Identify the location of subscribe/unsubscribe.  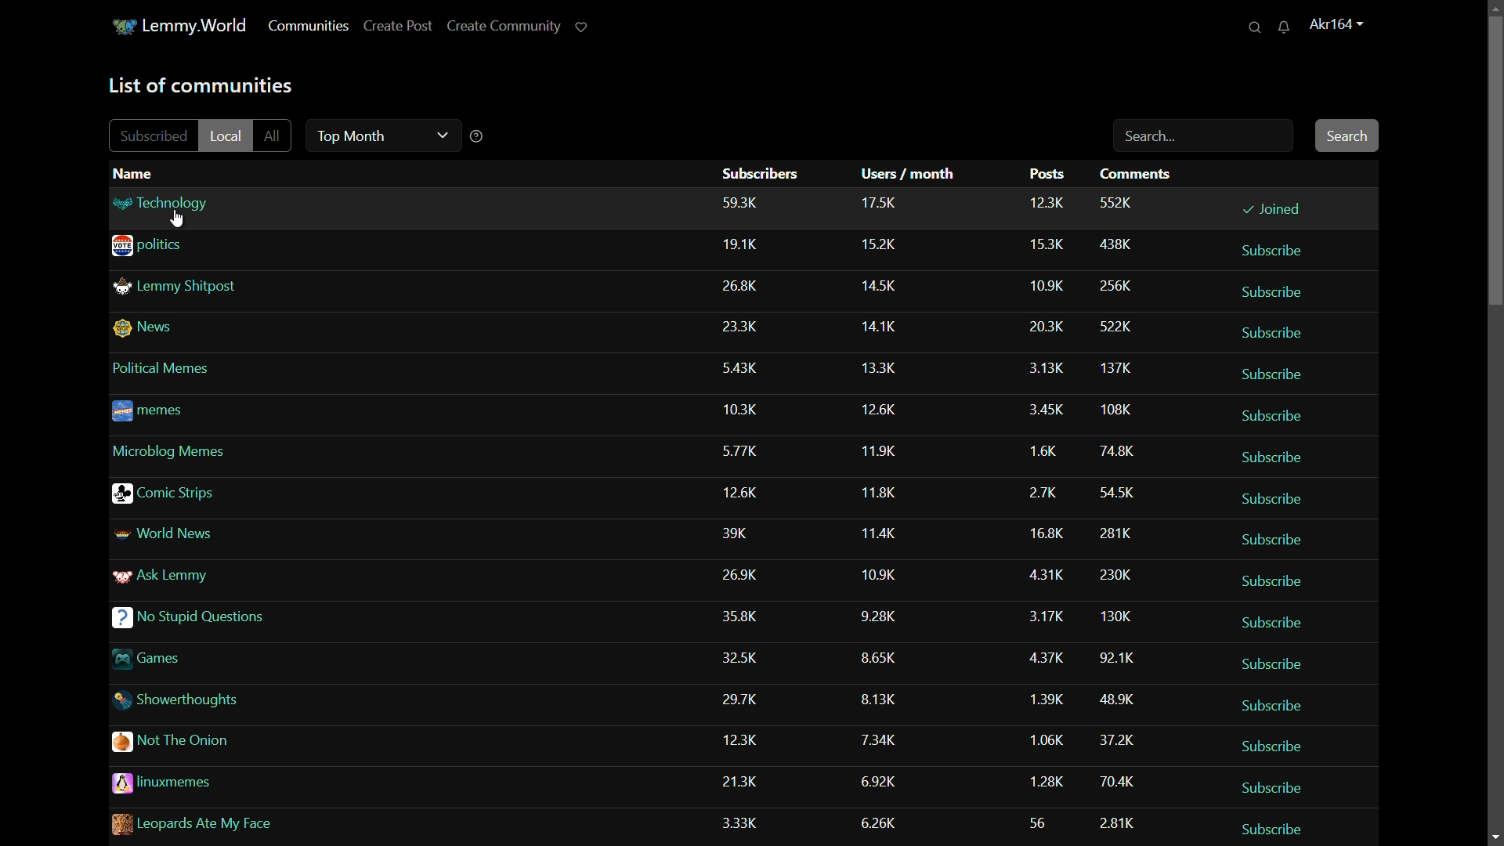
(1274, 788).